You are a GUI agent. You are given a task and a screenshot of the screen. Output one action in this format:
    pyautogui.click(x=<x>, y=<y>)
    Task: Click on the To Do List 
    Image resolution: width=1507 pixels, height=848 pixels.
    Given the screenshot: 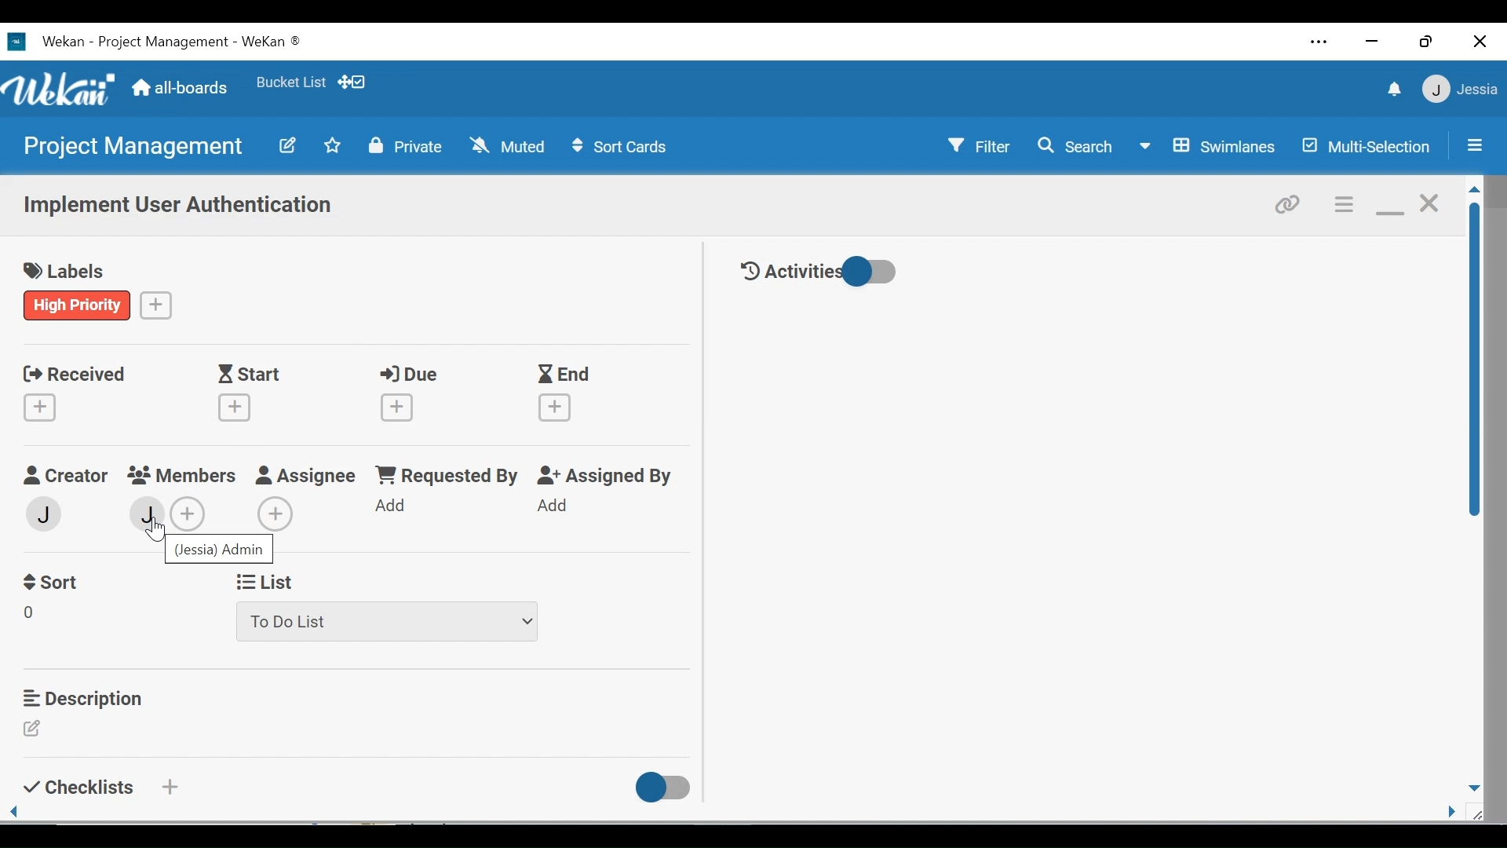 What is the action you would take?
    pyautogui.click(x=385, y=623)
    